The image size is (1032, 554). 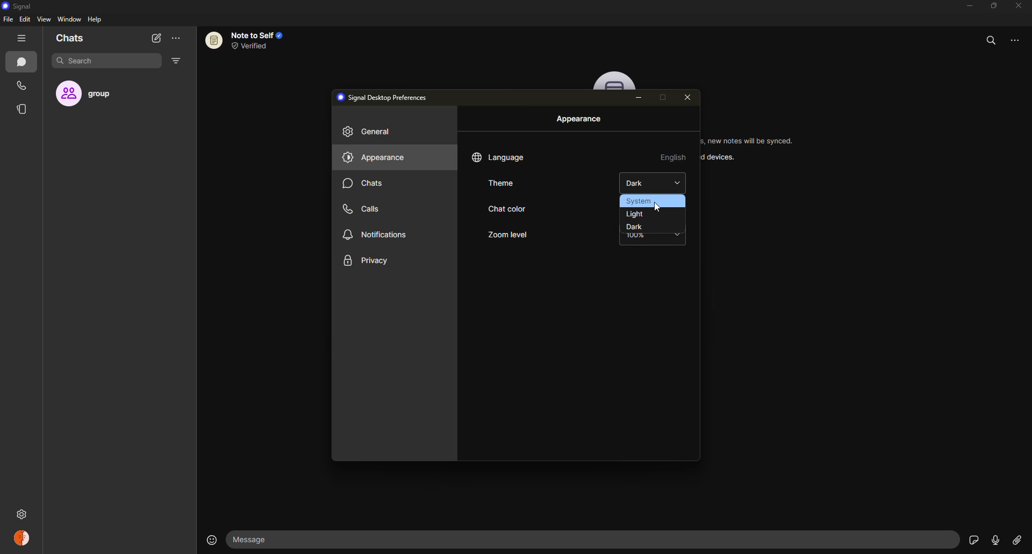 What do you see at coordinates (96, 19) in the screenshot?
I see `help` at bounding box center [96, 19].